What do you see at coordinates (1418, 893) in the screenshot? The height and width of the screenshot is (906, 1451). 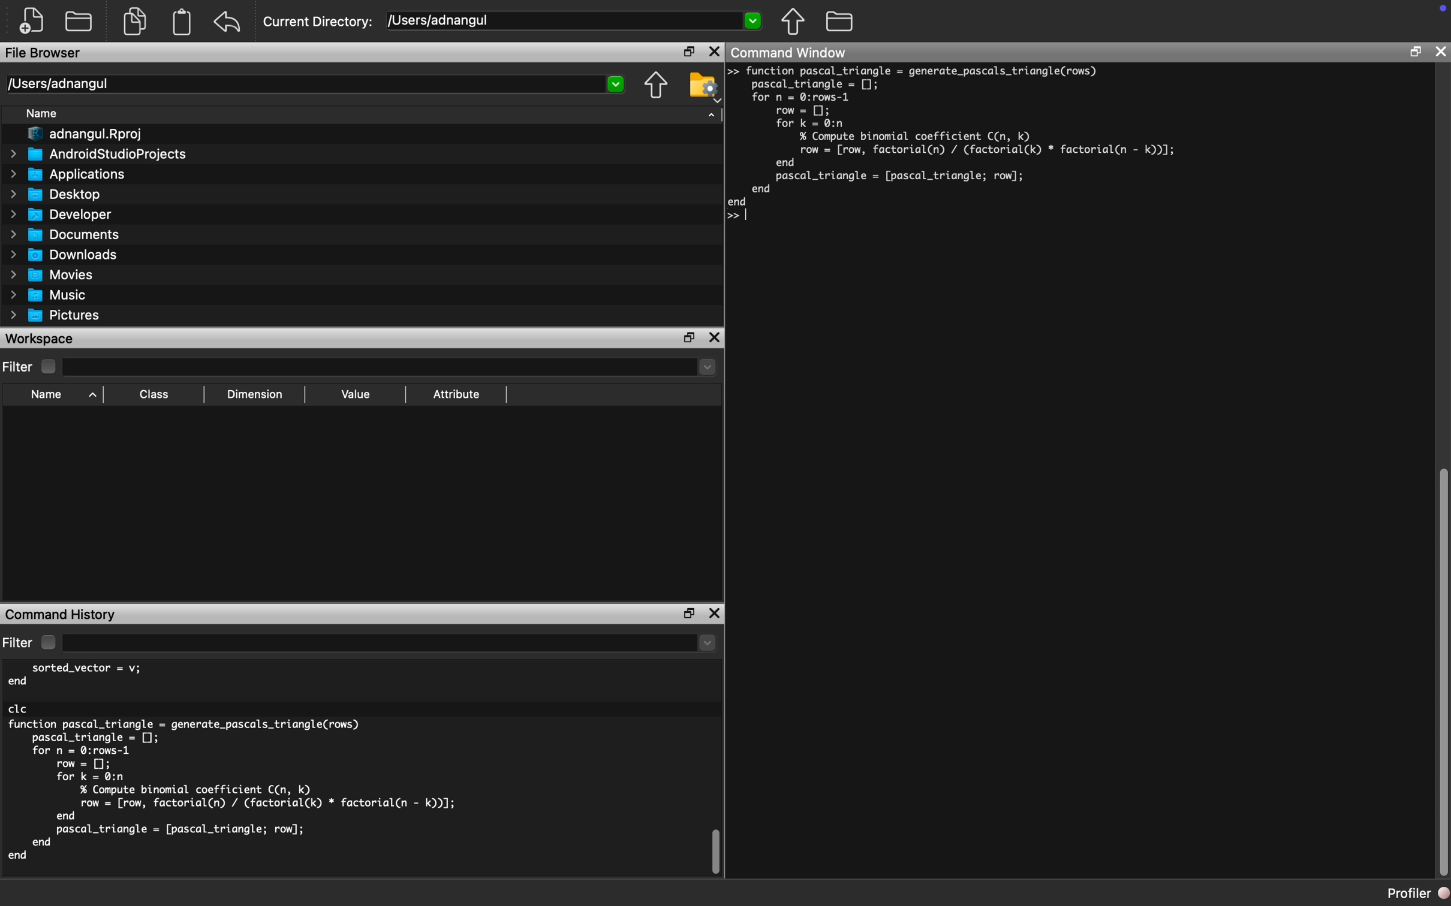 I see `Profiler` at bounding box center [1418, 893].